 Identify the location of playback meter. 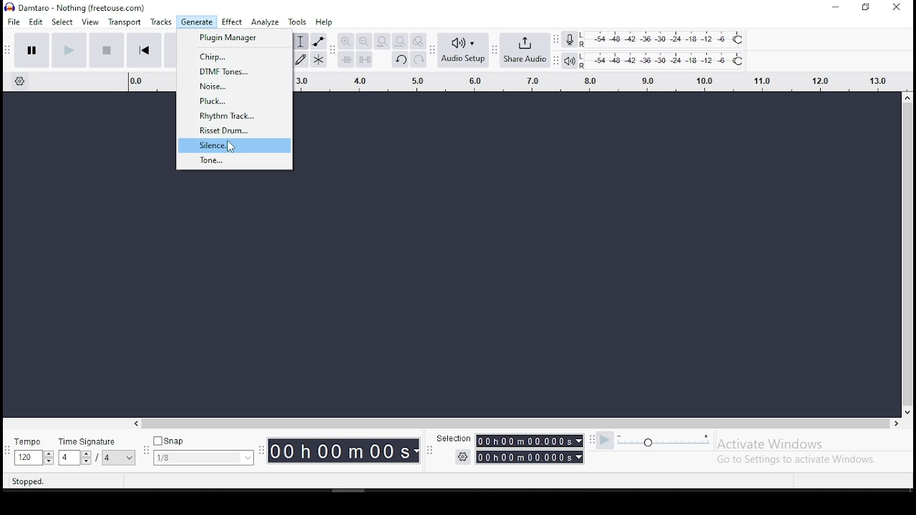
(568, 62).